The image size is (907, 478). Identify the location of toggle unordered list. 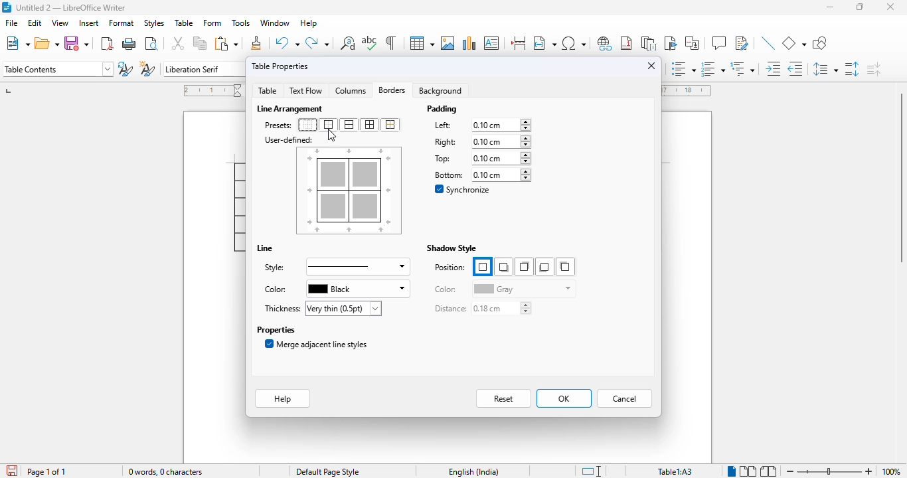
(684, 68).